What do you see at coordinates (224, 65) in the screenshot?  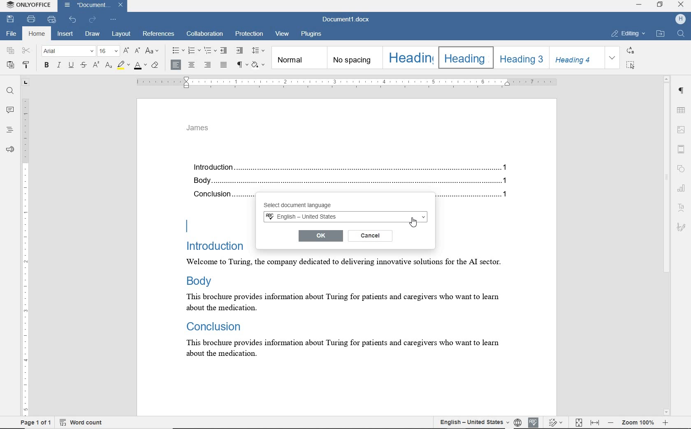 I see `justified` at bounding box center [224, 65].